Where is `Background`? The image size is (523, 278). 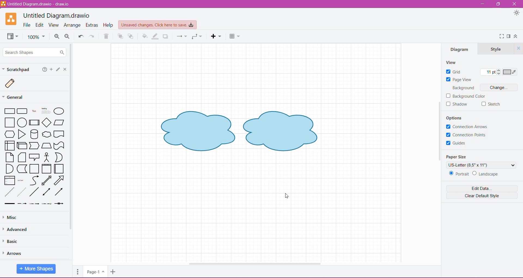 Background is located at coordinates (463, 88).